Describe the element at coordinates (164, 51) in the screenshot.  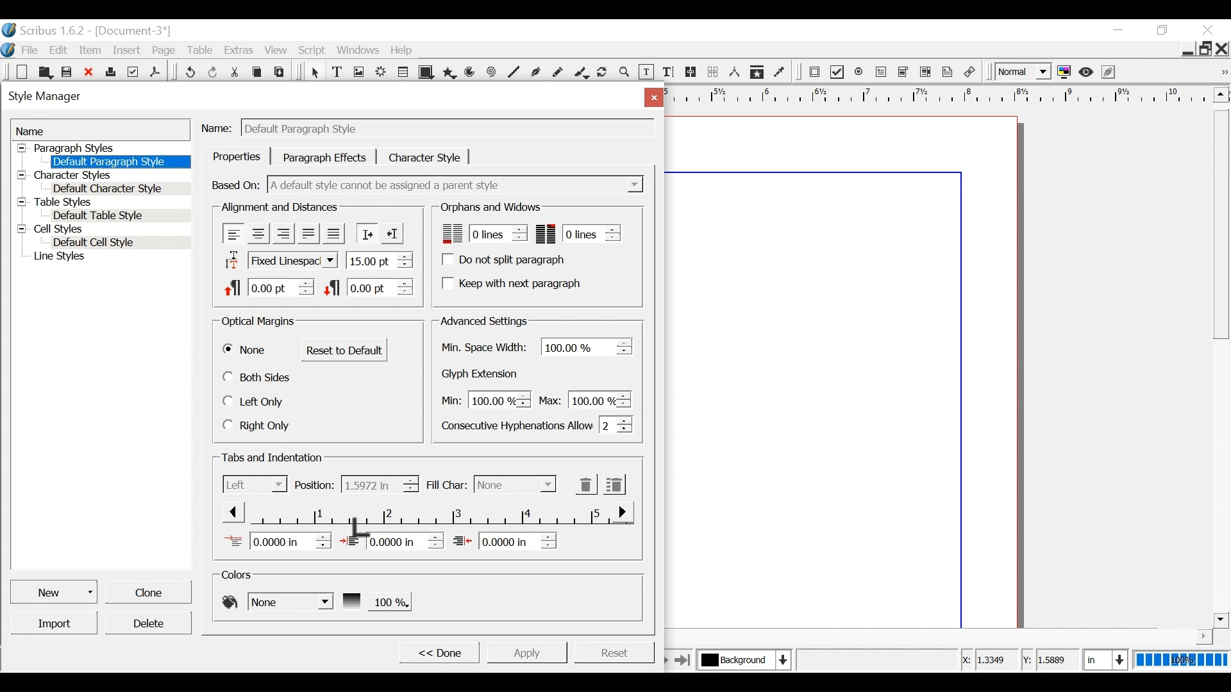
I see `Page` at that location.